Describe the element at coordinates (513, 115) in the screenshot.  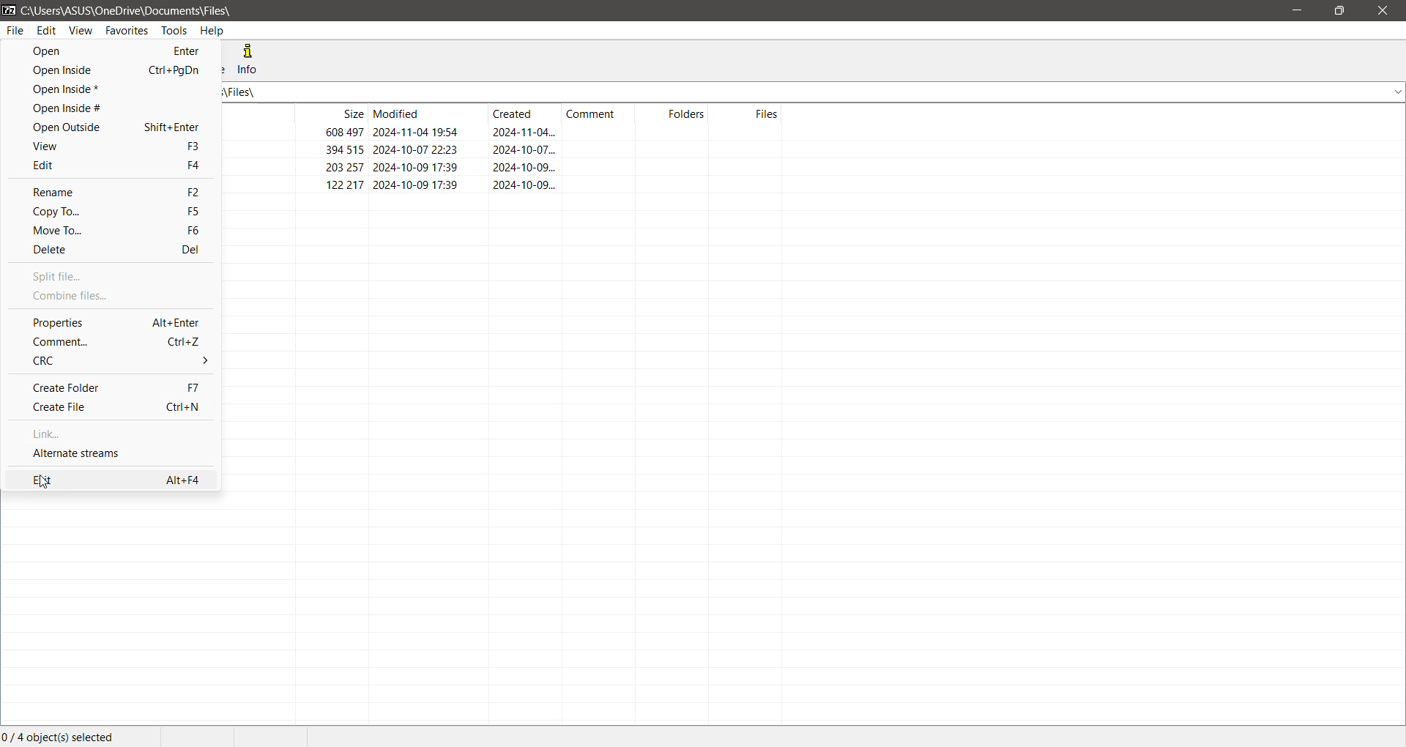
I see `Created` at that location.